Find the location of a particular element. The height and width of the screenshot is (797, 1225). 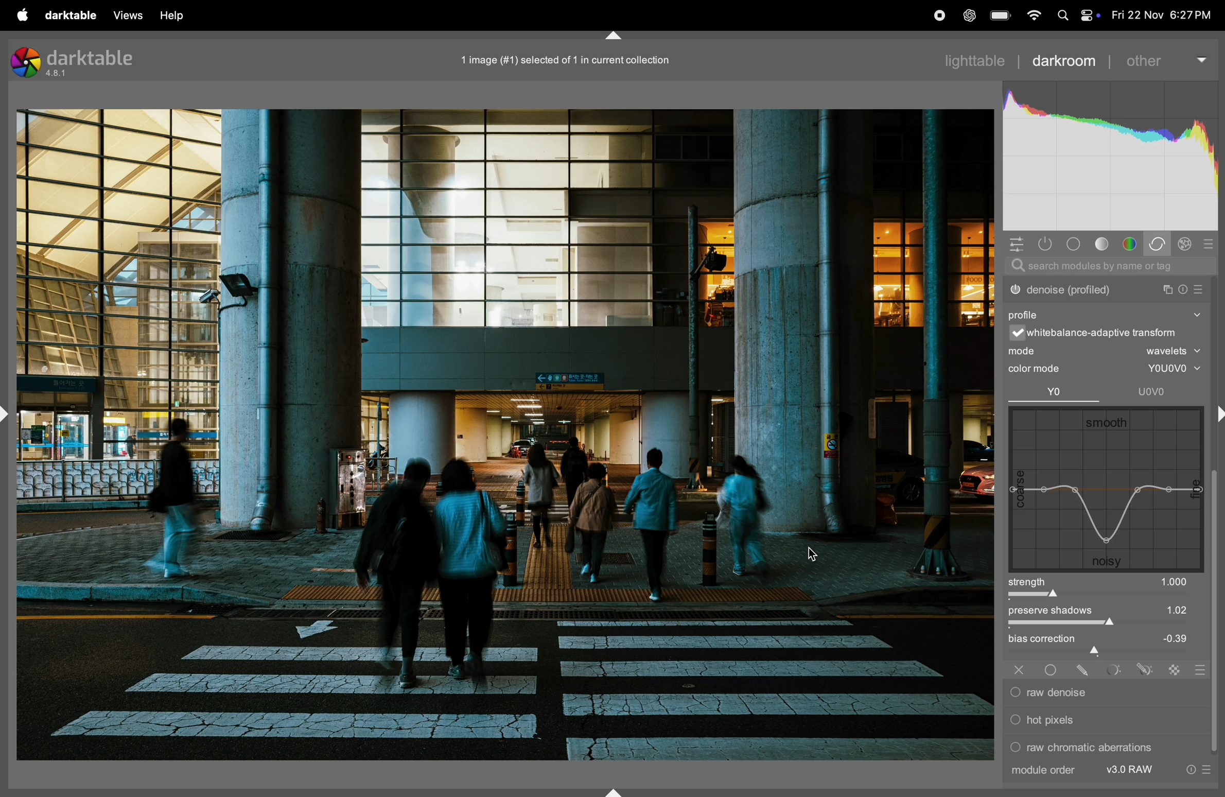

strength is located at coordinates (1108, 587).